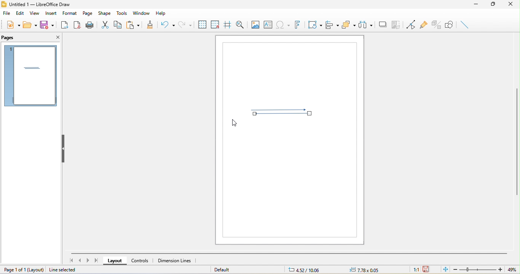 Image resolution: width=520 pixels, height=274 pixels. What do you see at coordinates (349, 25) in the screenshot?
I see `arrange` at bounding box center [349, 25].